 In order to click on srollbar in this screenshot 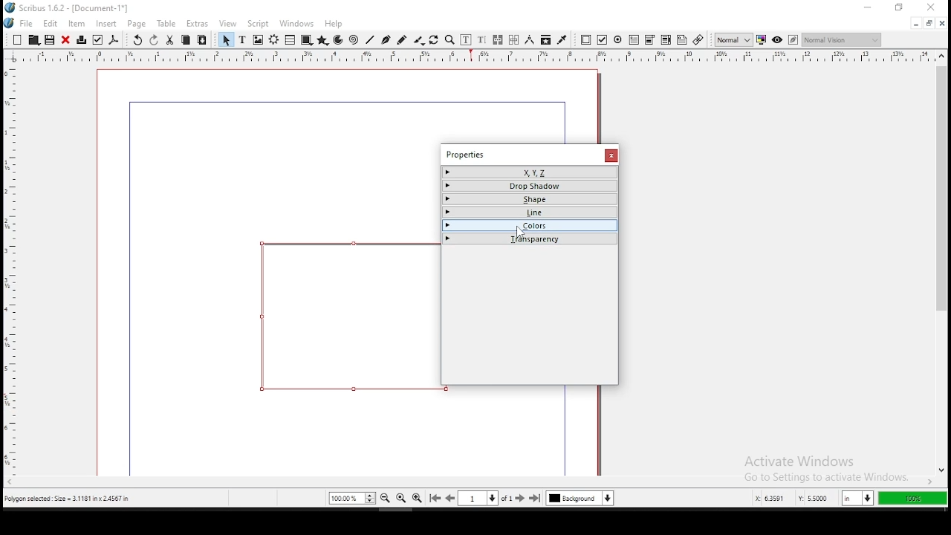, I will do `click(602, 106)`.